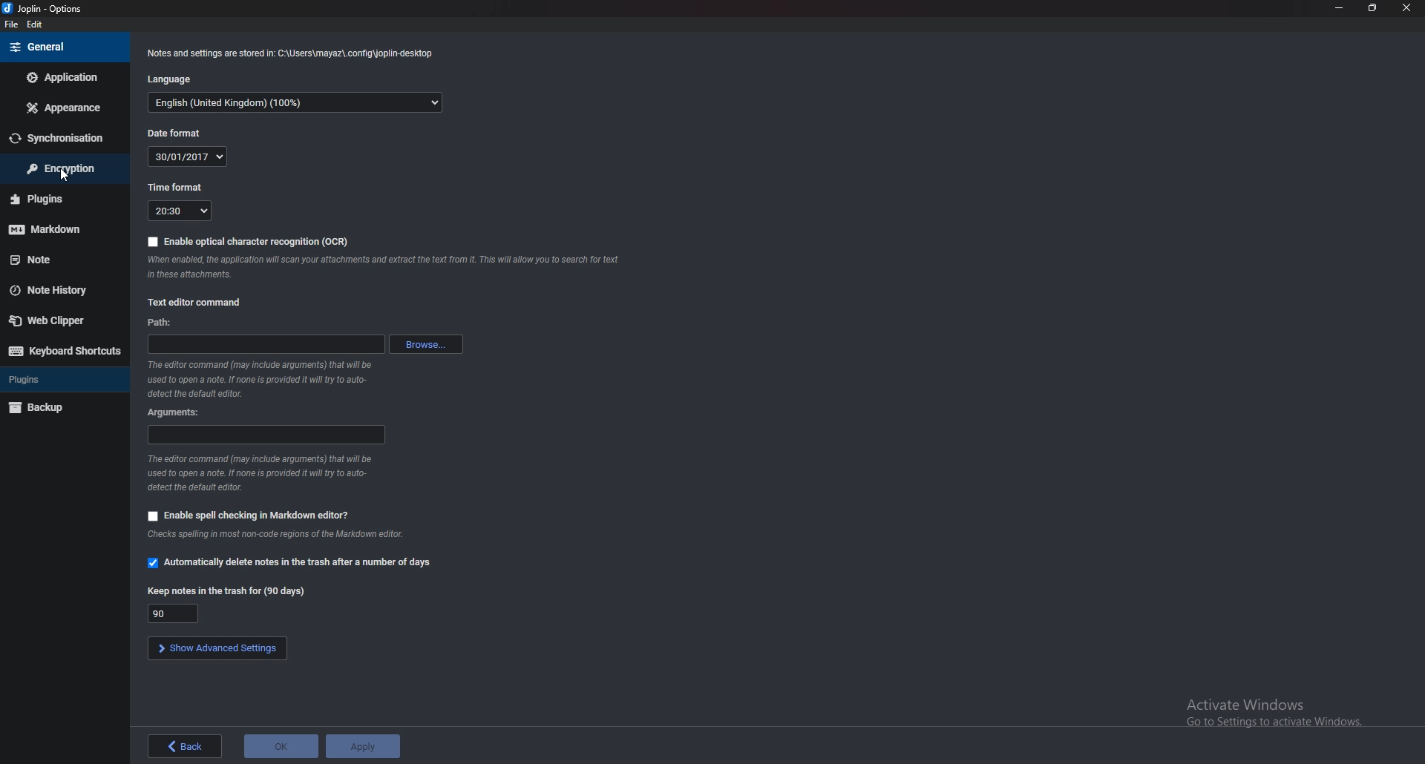  I want to click on info, so click(292, 54).